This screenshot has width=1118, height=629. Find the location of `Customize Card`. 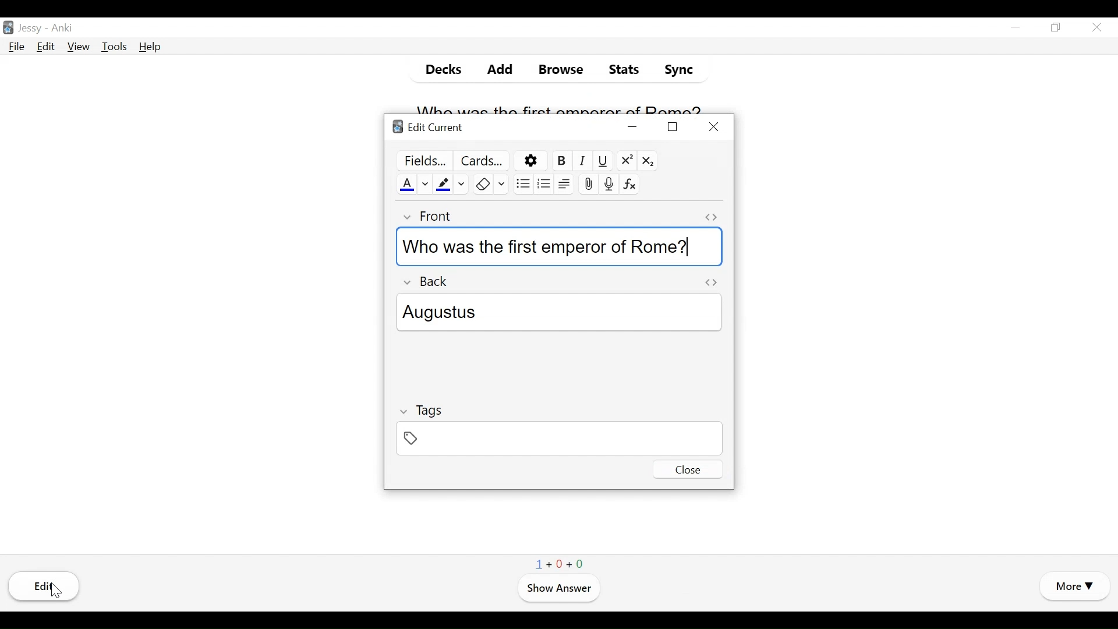

Customize Card is located at coordinates (482, 160).